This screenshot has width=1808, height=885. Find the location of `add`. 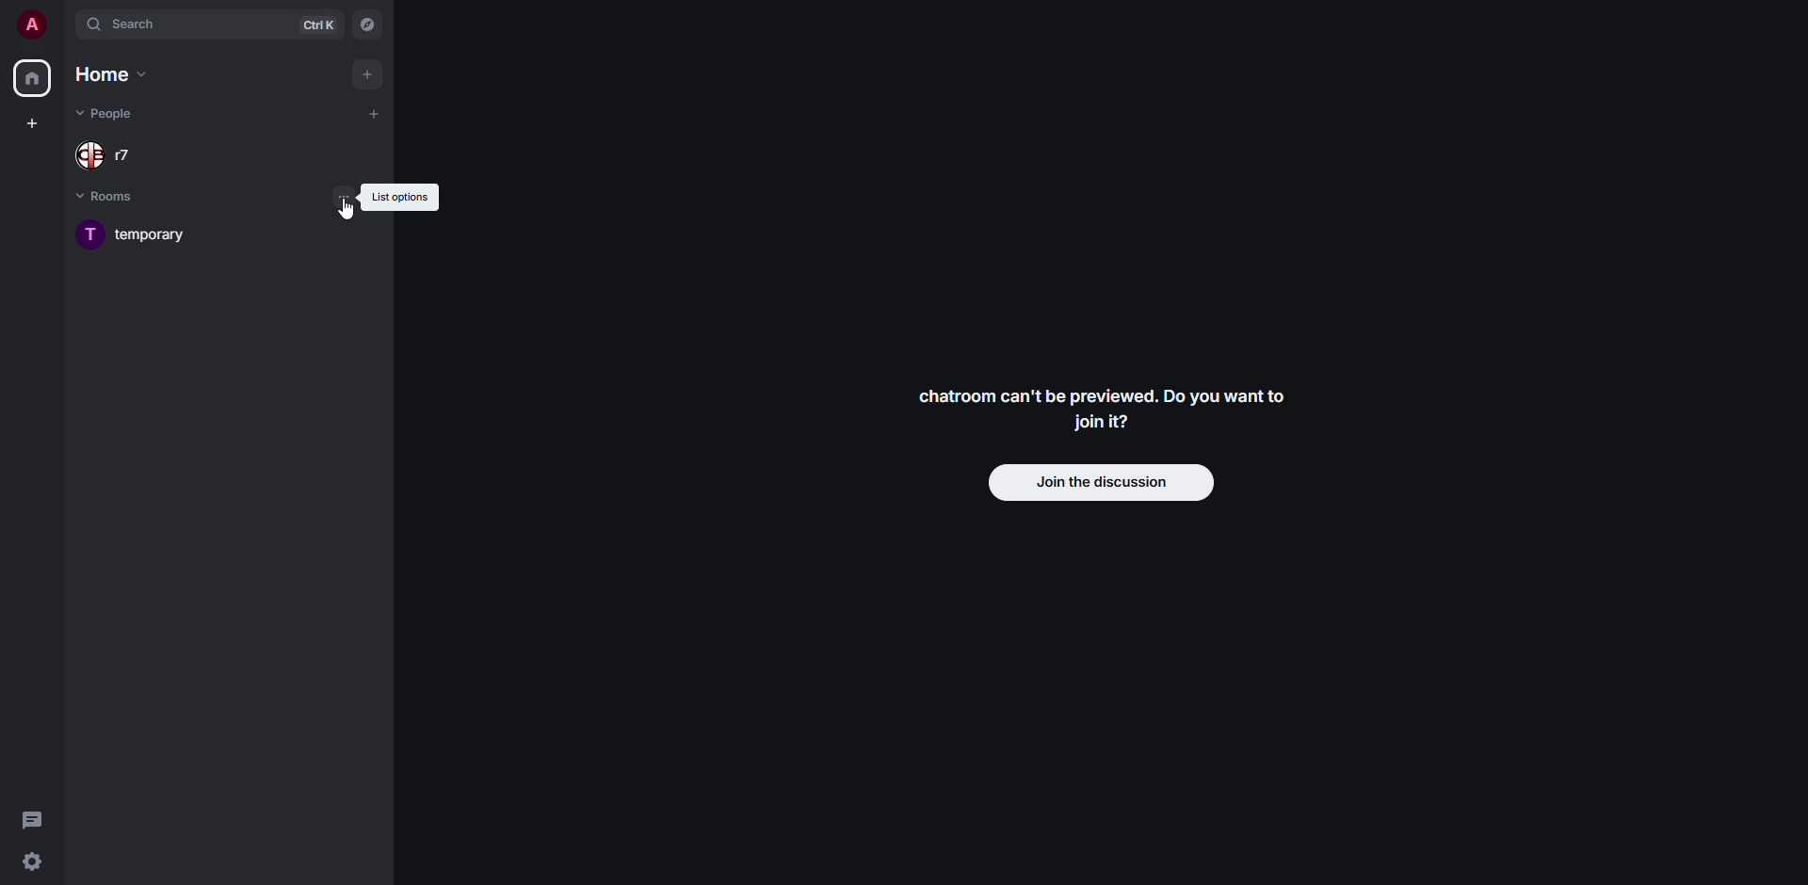

add is located at coordinates (368, 75).